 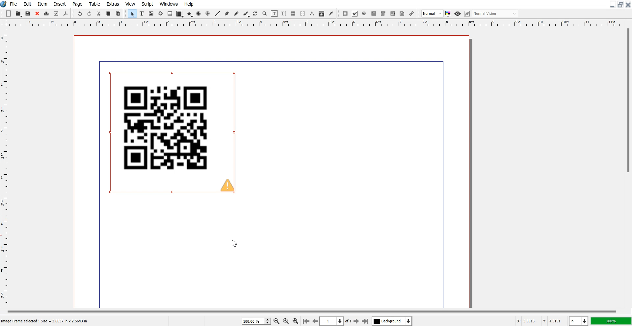 I want to click on Paste, so click(x=118, y=13).